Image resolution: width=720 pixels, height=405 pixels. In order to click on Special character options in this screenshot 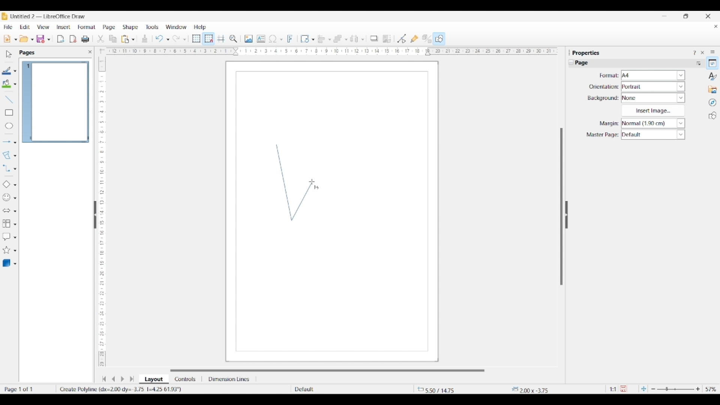, I will do `click(281, 39)`.